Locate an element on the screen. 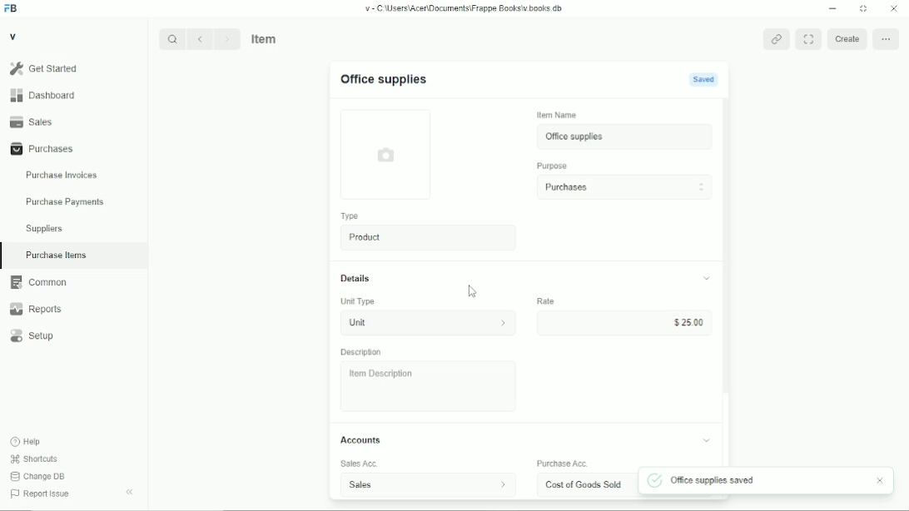 The height and width of the screenshot is (511, 909). change DB is located at coordinates (37, 476).